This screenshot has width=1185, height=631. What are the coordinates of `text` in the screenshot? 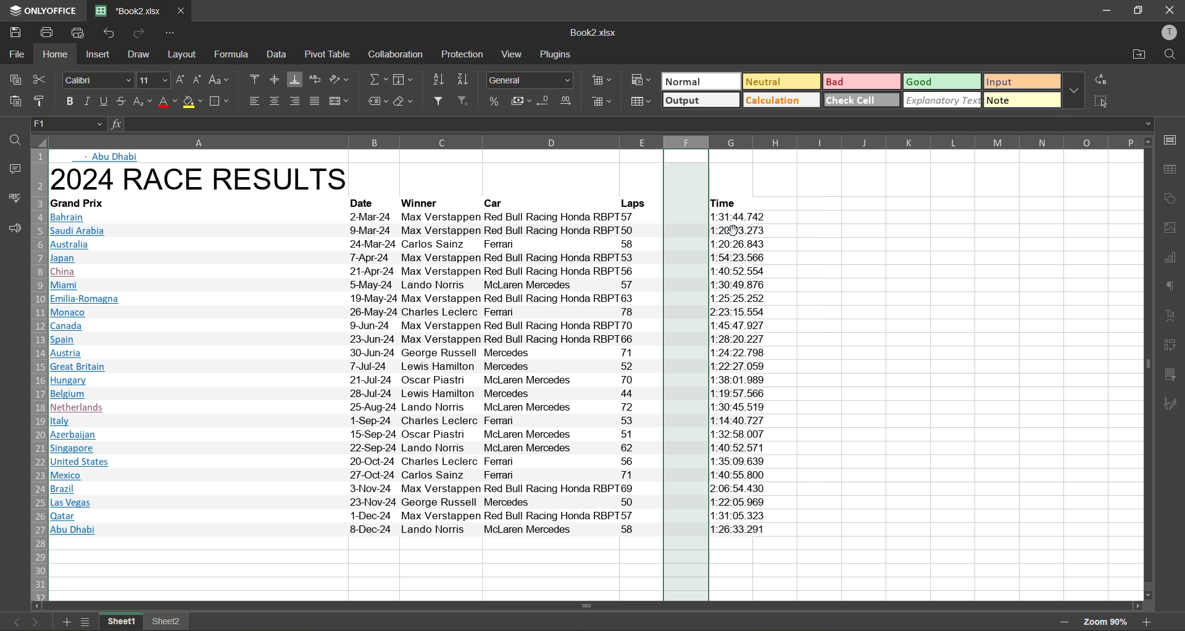 It's located at (1173, 316).